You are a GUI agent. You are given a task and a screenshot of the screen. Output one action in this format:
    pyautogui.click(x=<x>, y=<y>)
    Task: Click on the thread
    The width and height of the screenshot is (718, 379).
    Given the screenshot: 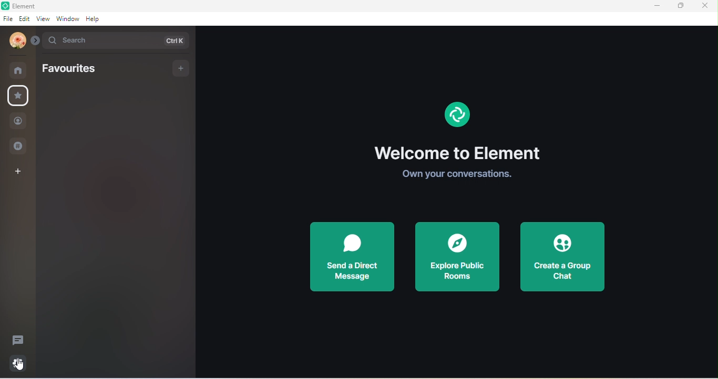 What is the action you would take?
    pyautogui.click(x=18, y=340)
    